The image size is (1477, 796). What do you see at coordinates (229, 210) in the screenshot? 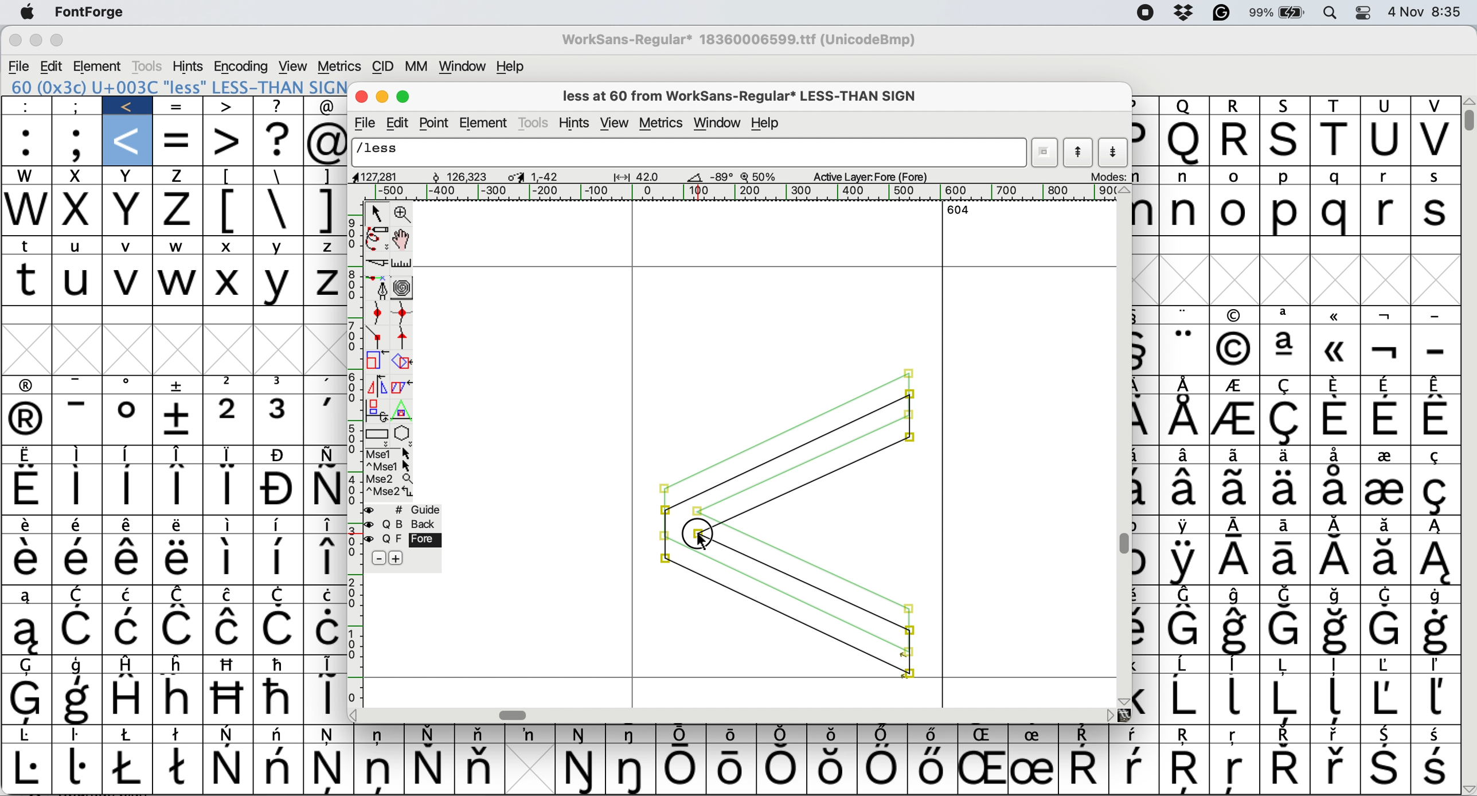
I see `[` at bounding box center [229, 210].